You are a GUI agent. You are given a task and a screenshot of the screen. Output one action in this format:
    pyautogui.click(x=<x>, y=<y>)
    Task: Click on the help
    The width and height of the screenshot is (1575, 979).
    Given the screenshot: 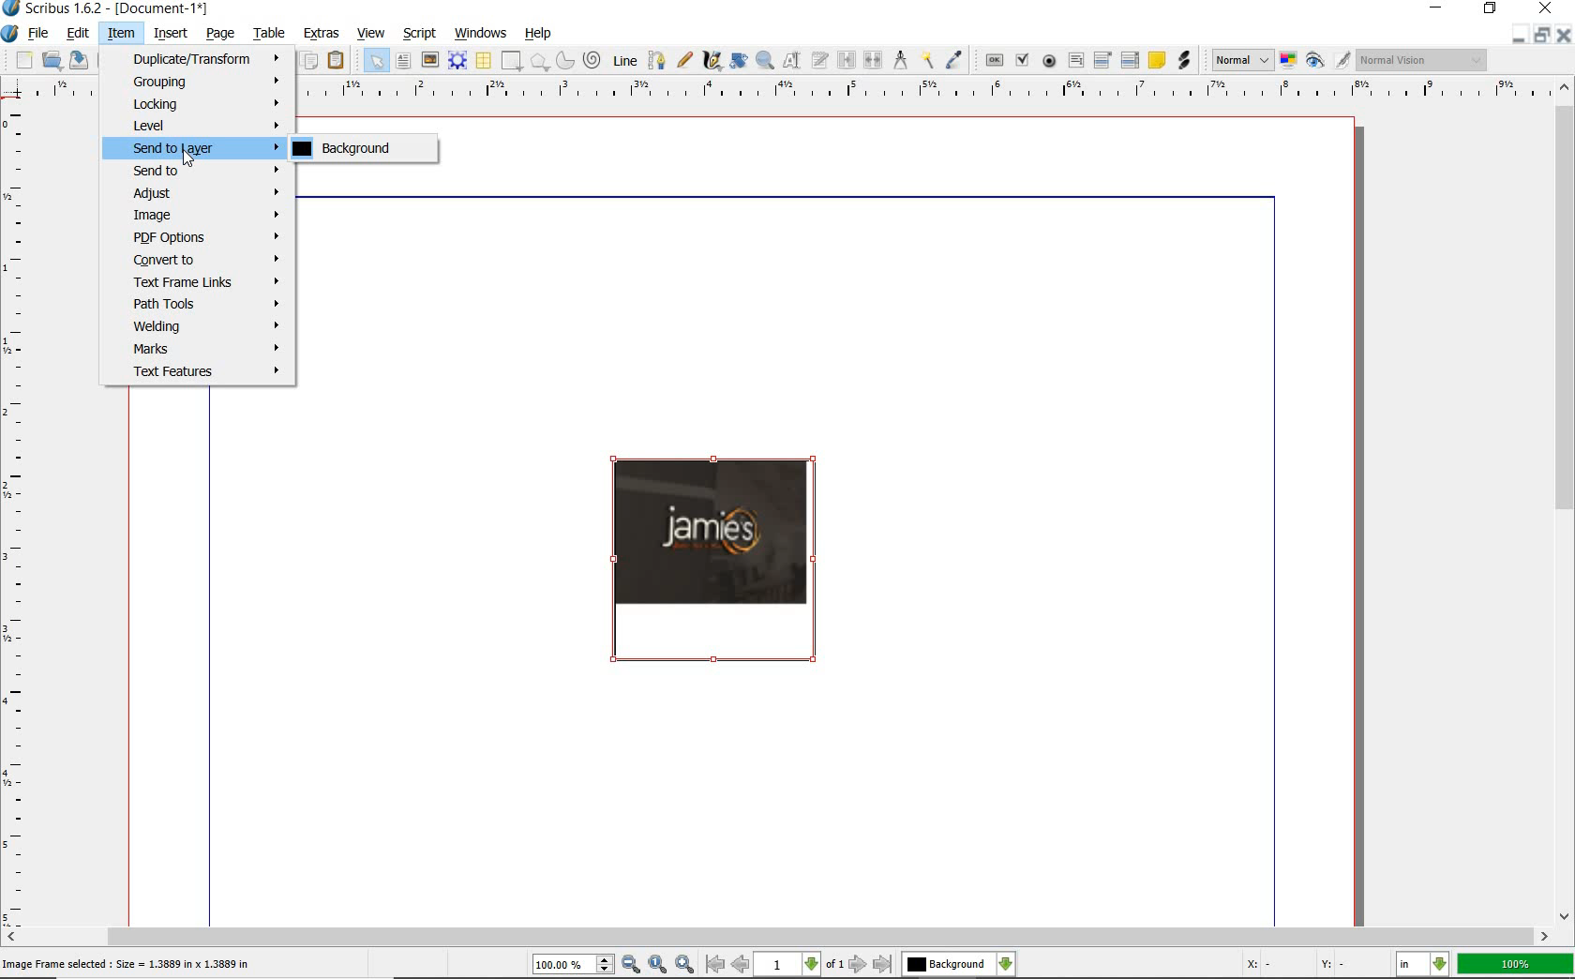 What is the action you would take?
    pyautogui.click(x=537, y=34)
    